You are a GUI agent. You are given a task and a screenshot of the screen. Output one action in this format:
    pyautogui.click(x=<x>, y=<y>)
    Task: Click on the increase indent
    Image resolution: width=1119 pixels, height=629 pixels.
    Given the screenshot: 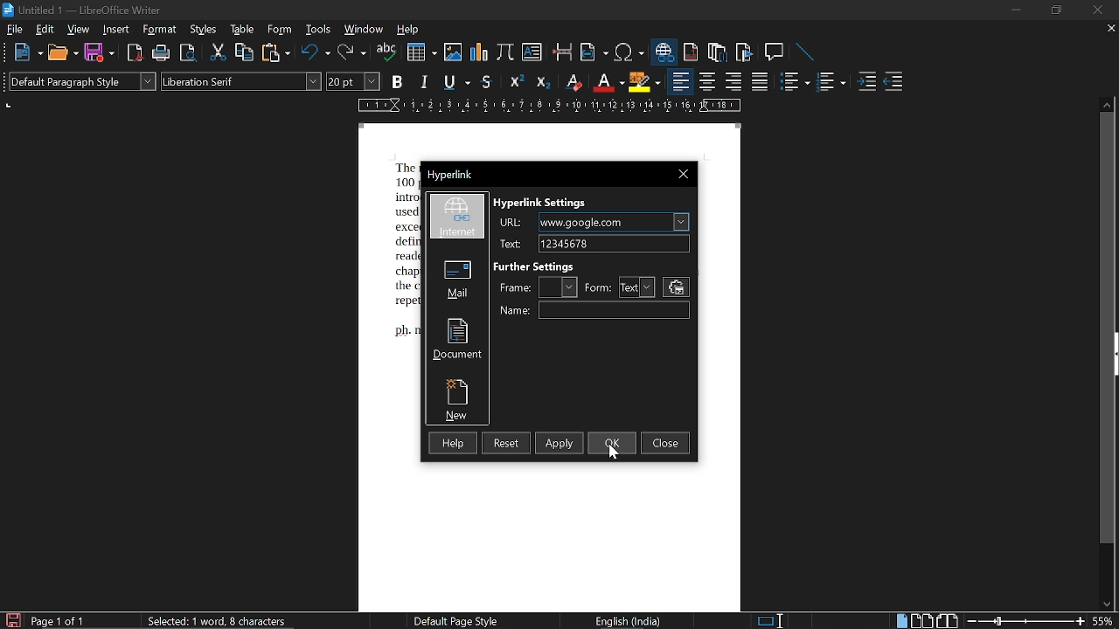 What is the action you would take?
    pyautogui.click(x=867, y=82)
    